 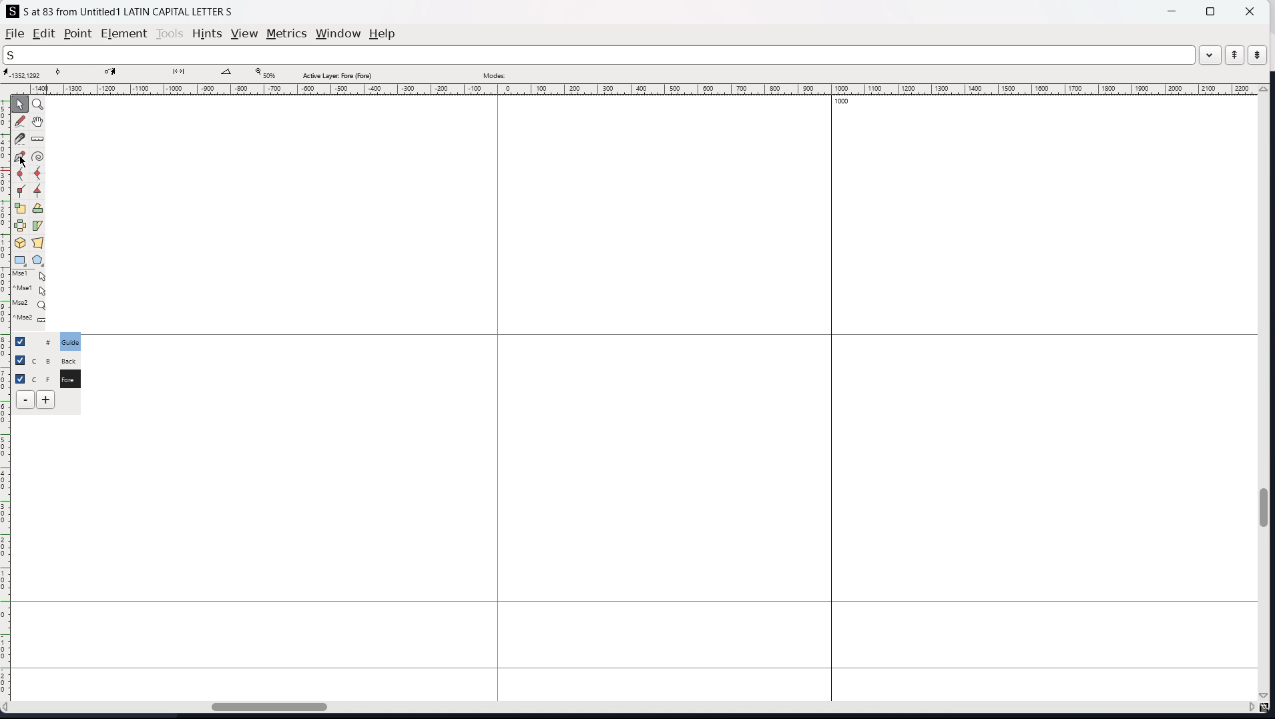 I want to click on add a curve point, so click(x=21, y=174).